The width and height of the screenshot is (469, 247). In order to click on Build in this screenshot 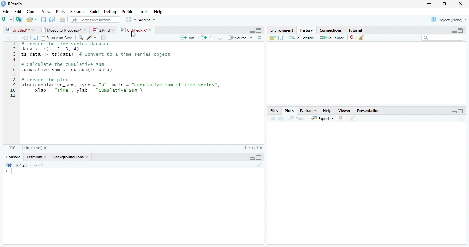, I will do `click(93, 12)`.